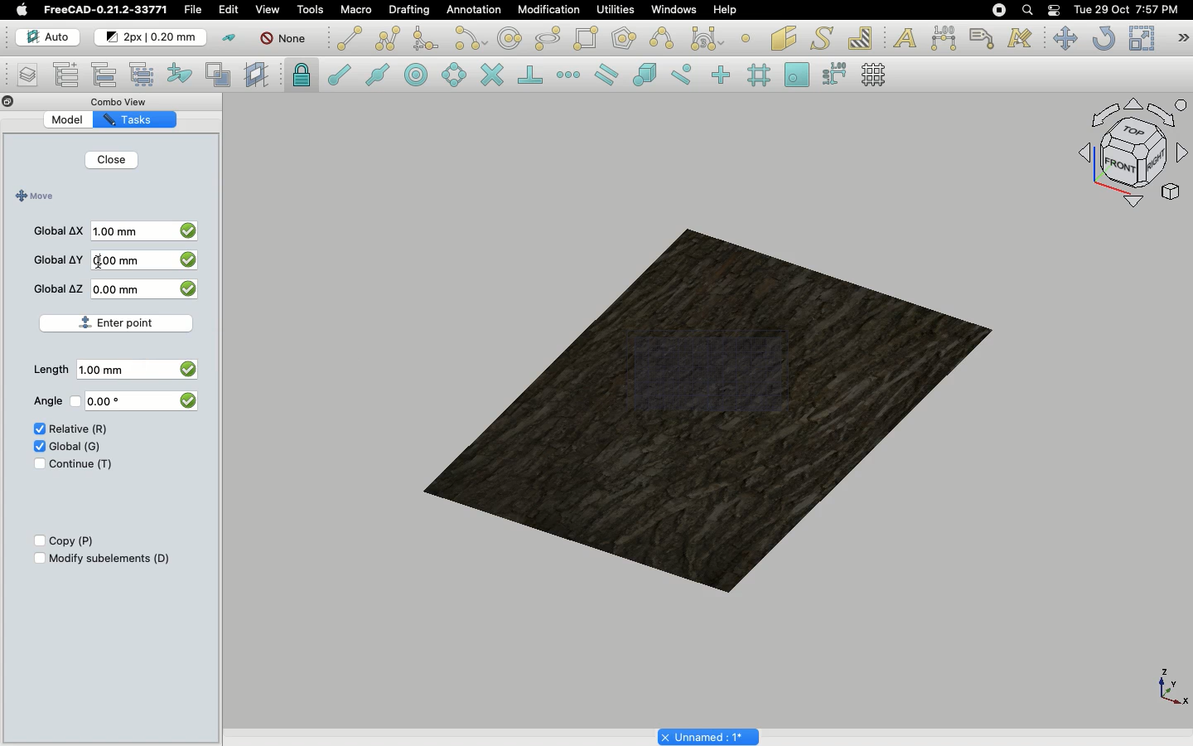 Image resolution: width=1193 pixels, height=746 pixels. I want to click on Arc tools, so click(470, 40).